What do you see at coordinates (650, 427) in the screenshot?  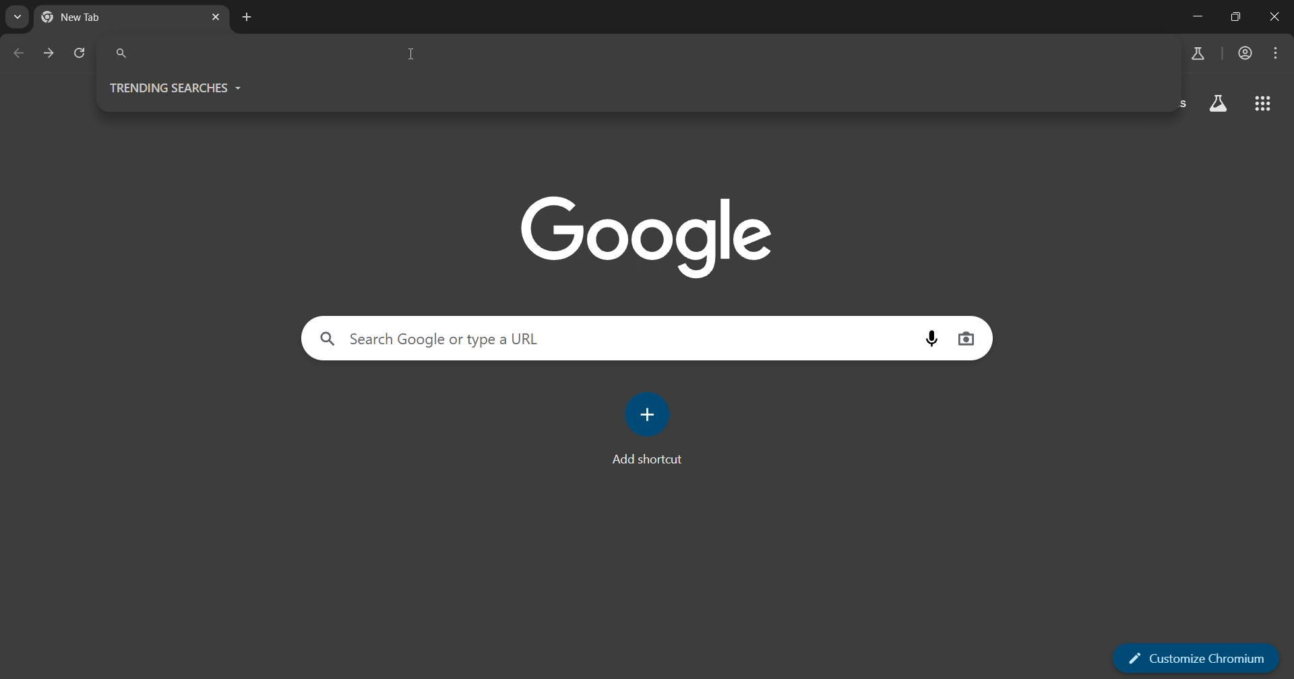 I see `add shortcut` at bounding box center [650, 427].